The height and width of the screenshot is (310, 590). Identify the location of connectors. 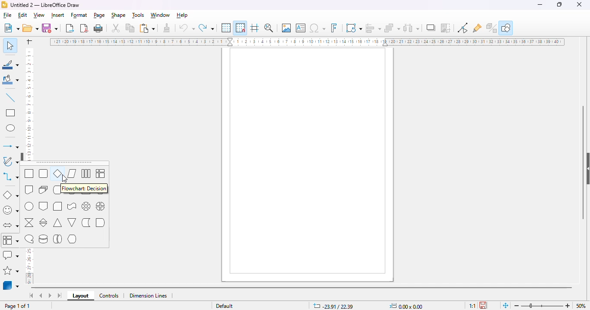
(11, 177).